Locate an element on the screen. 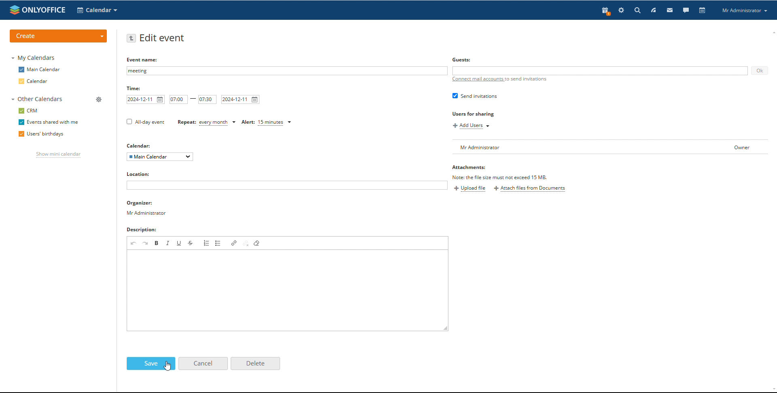 The image size is (777, 393). organizer is located at coordinates (147, 204).